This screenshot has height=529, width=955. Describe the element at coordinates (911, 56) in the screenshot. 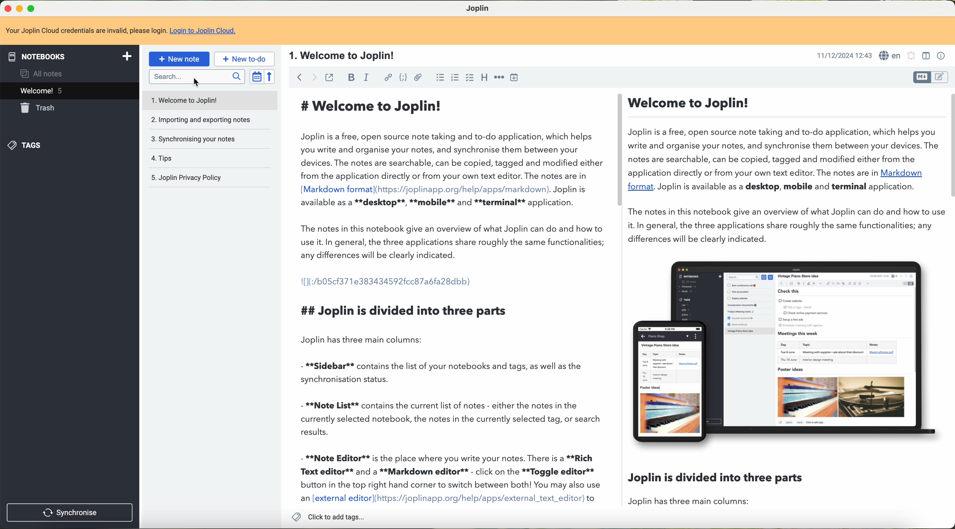

I see `set alarm` at that location.